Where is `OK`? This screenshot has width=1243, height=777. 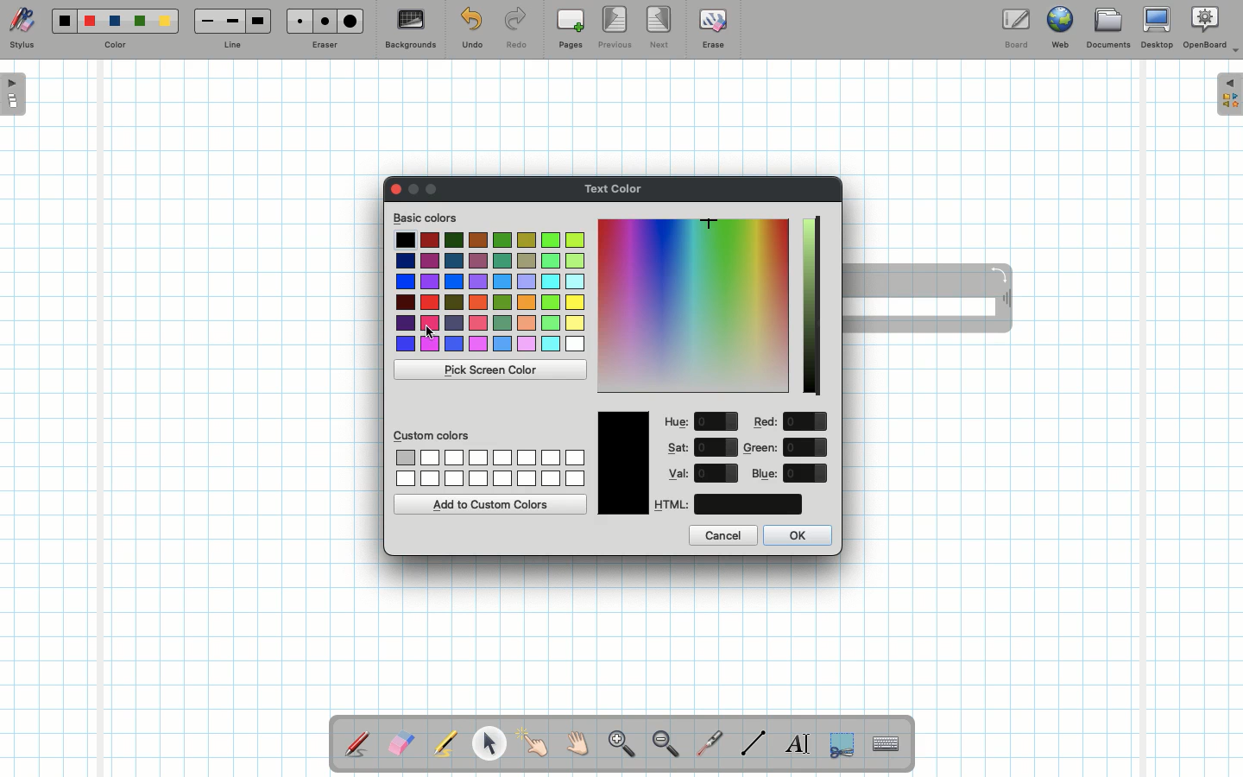 OK is located at coordinates (795, 535).